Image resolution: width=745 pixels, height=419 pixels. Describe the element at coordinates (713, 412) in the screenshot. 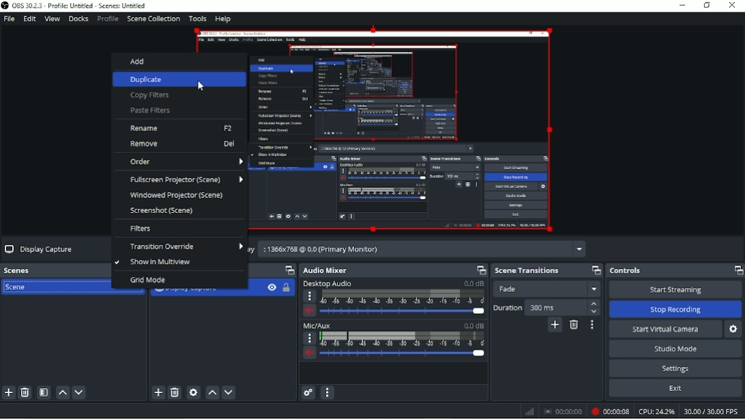

I see `30.00/30.00 FPS` at that location.